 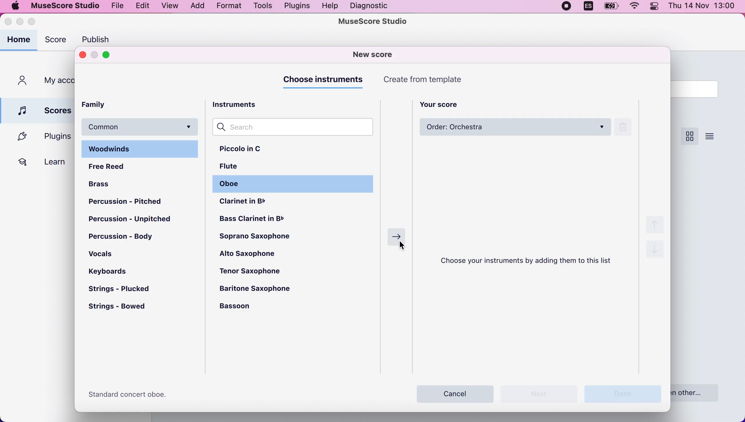 I want to click on maximize, so click(x=110, y=55).